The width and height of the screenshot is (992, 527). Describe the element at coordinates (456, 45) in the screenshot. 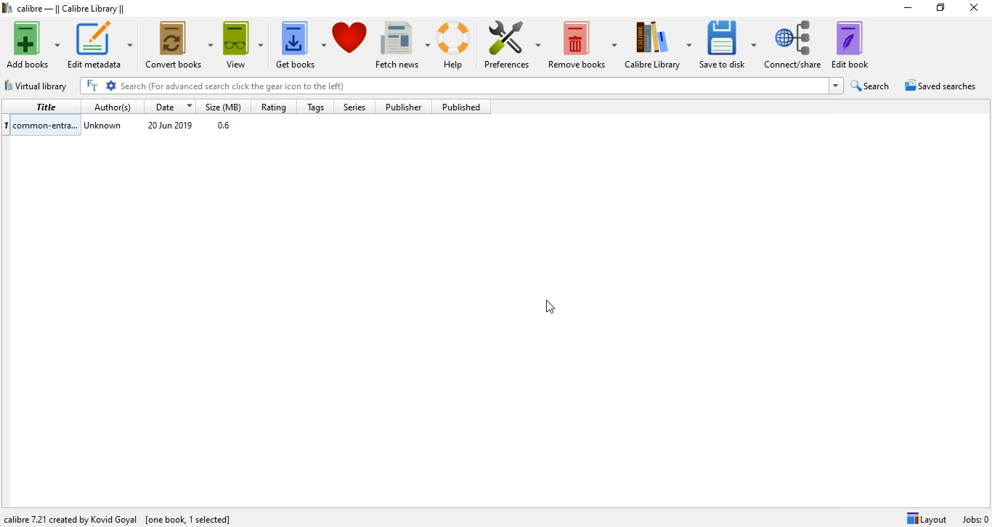

I see `Help` at that location.